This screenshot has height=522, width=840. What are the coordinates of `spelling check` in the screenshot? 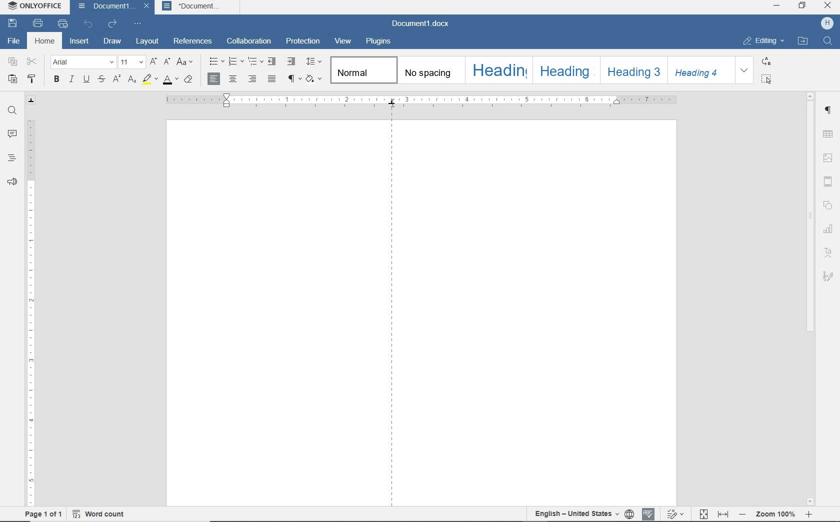 It's located at (650, 514).